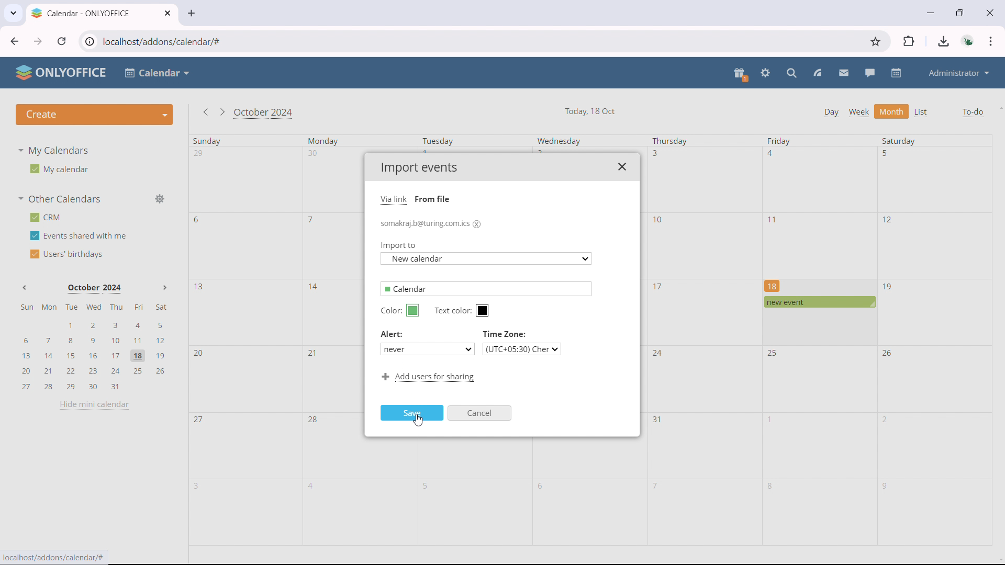 This screenshot has width=1005, height=565. Describe the element at coordinates (221, 112) in the screenshot. I see `go to next month` at that location.